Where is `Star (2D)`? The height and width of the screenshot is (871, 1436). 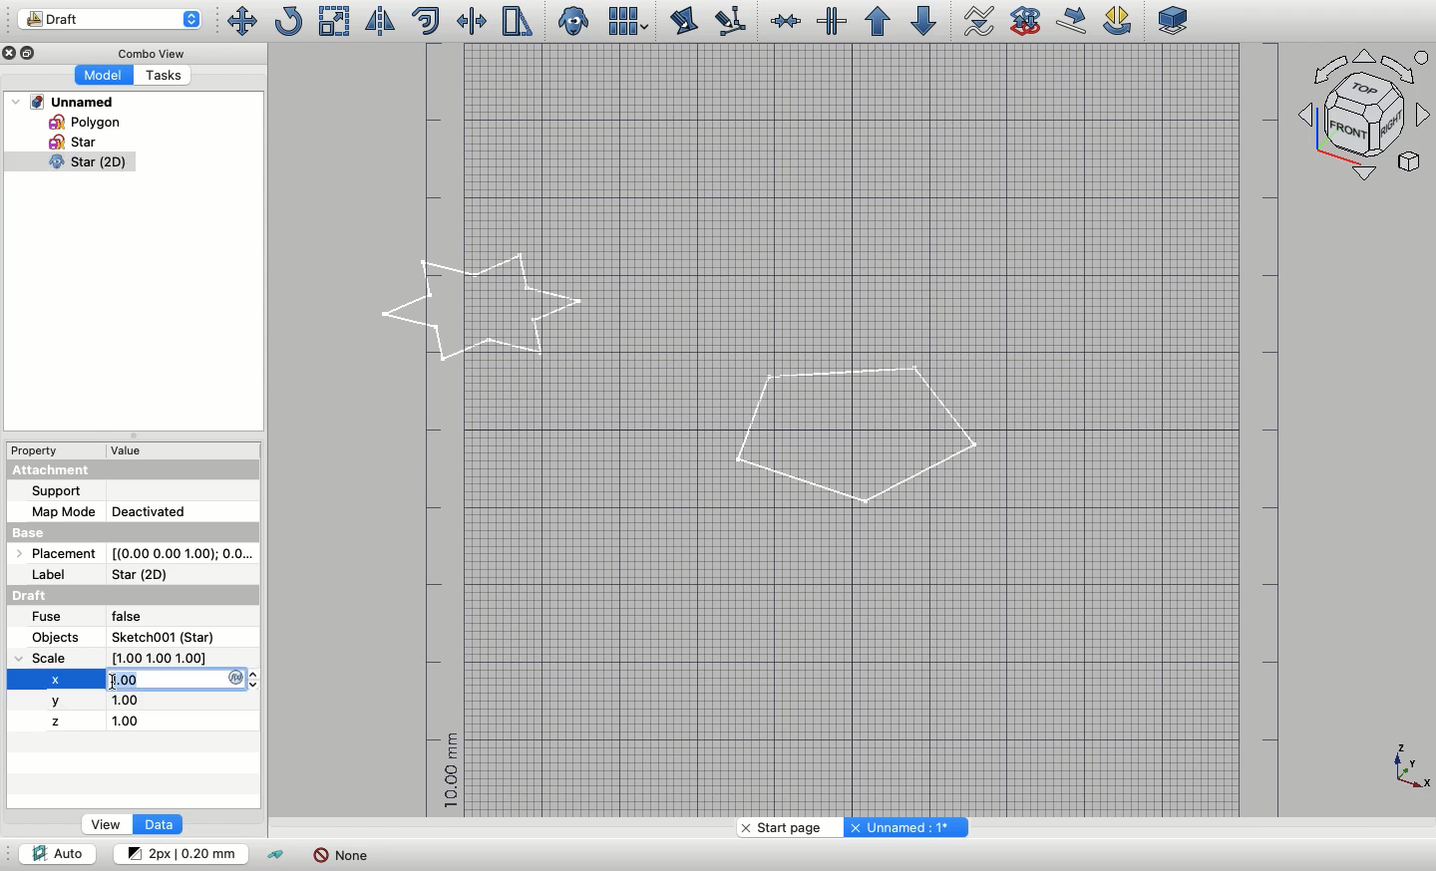
Star (2D) is located at coordinates (143, 575).